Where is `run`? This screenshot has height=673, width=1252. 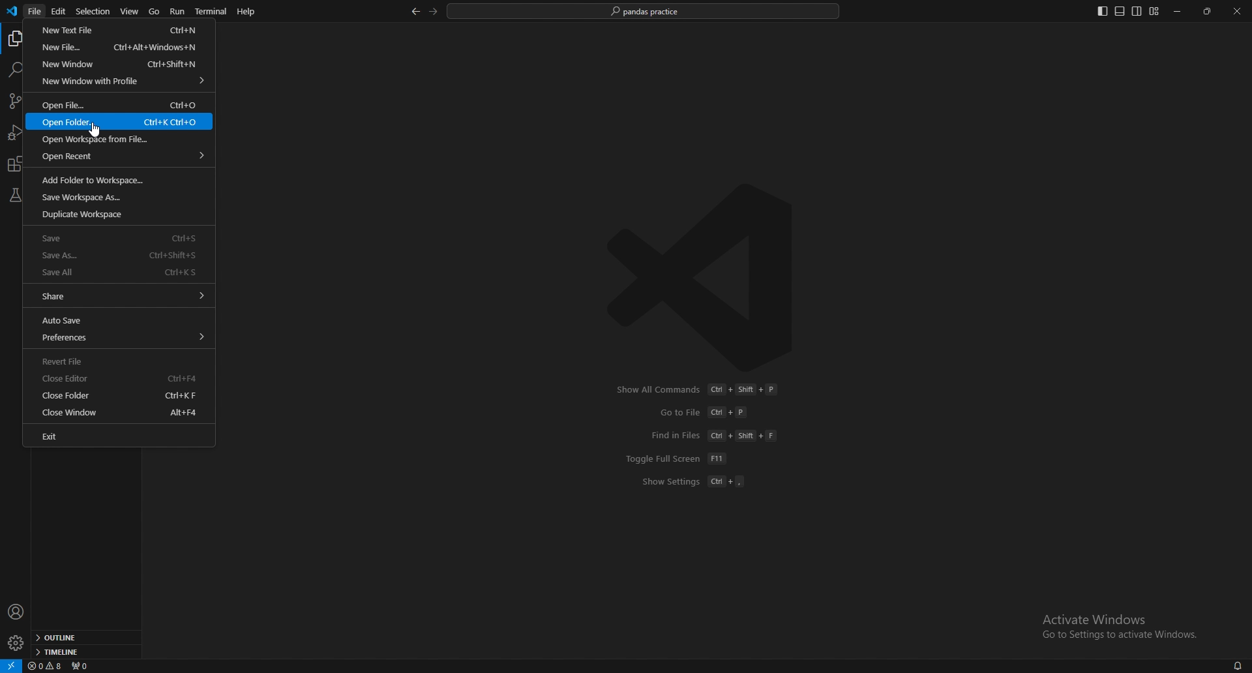
run is located at coordinates (179, 12).